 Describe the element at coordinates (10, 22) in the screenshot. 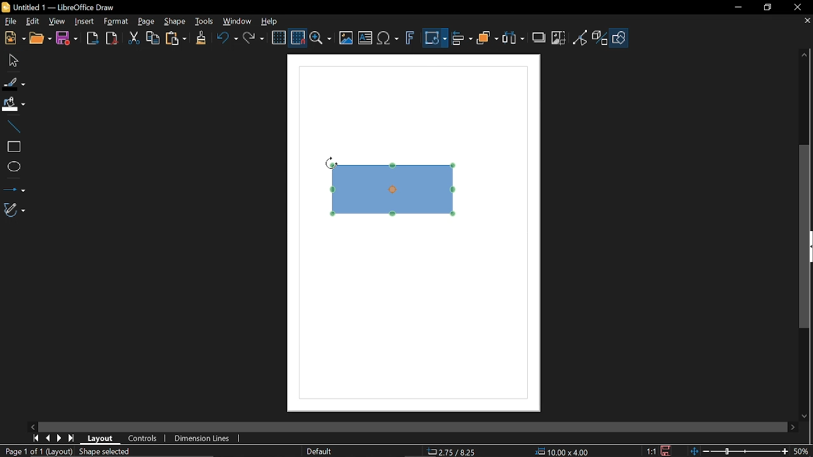

I see `File` at that location.